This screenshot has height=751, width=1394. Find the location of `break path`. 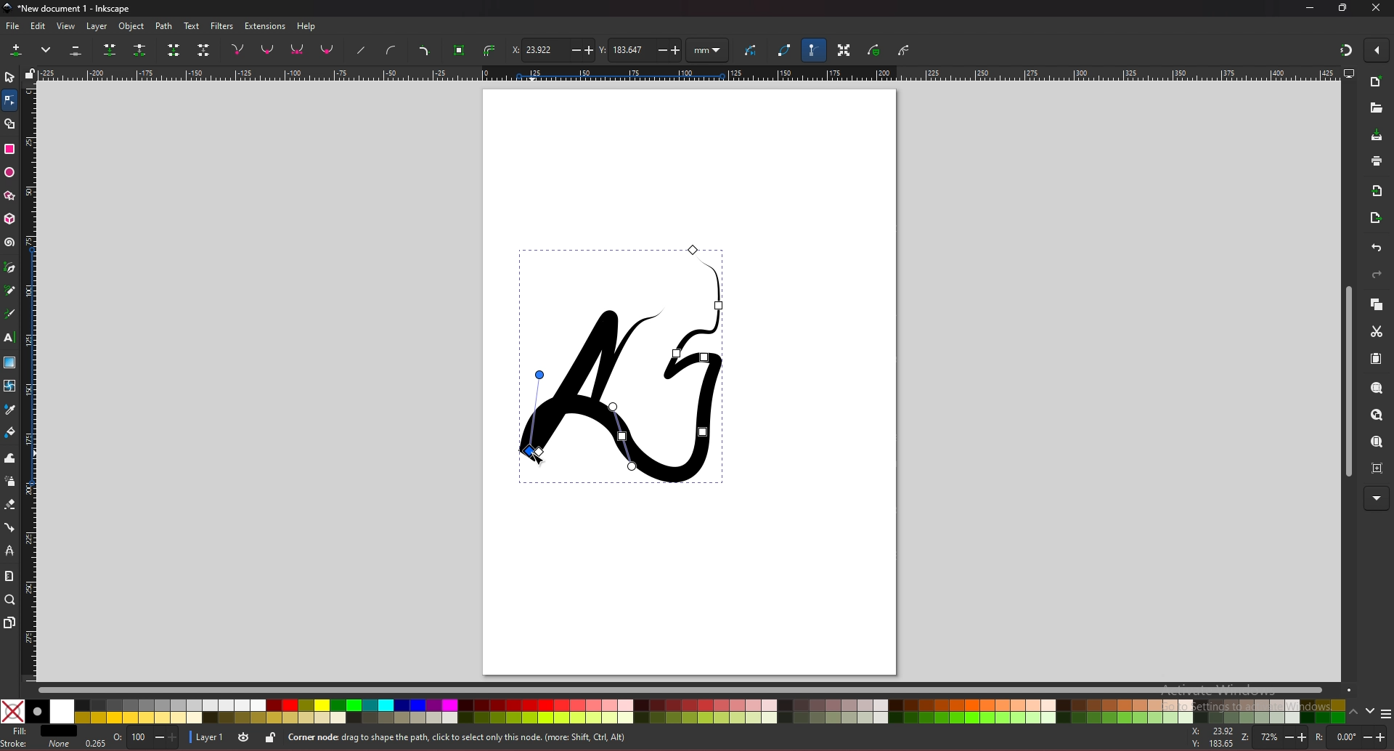

break path is located at coordinates (139, 49).